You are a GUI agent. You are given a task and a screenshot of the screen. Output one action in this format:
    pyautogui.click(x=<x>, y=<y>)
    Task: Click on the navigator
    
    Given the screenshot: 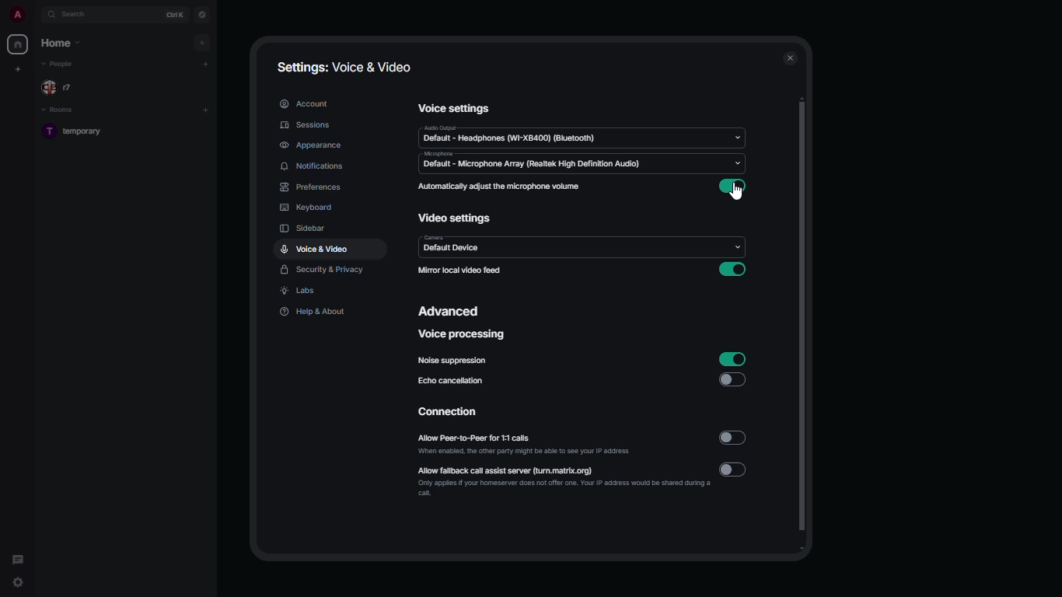 What is the action you would take?
    pyautogui.click(x=203, y=16)
    